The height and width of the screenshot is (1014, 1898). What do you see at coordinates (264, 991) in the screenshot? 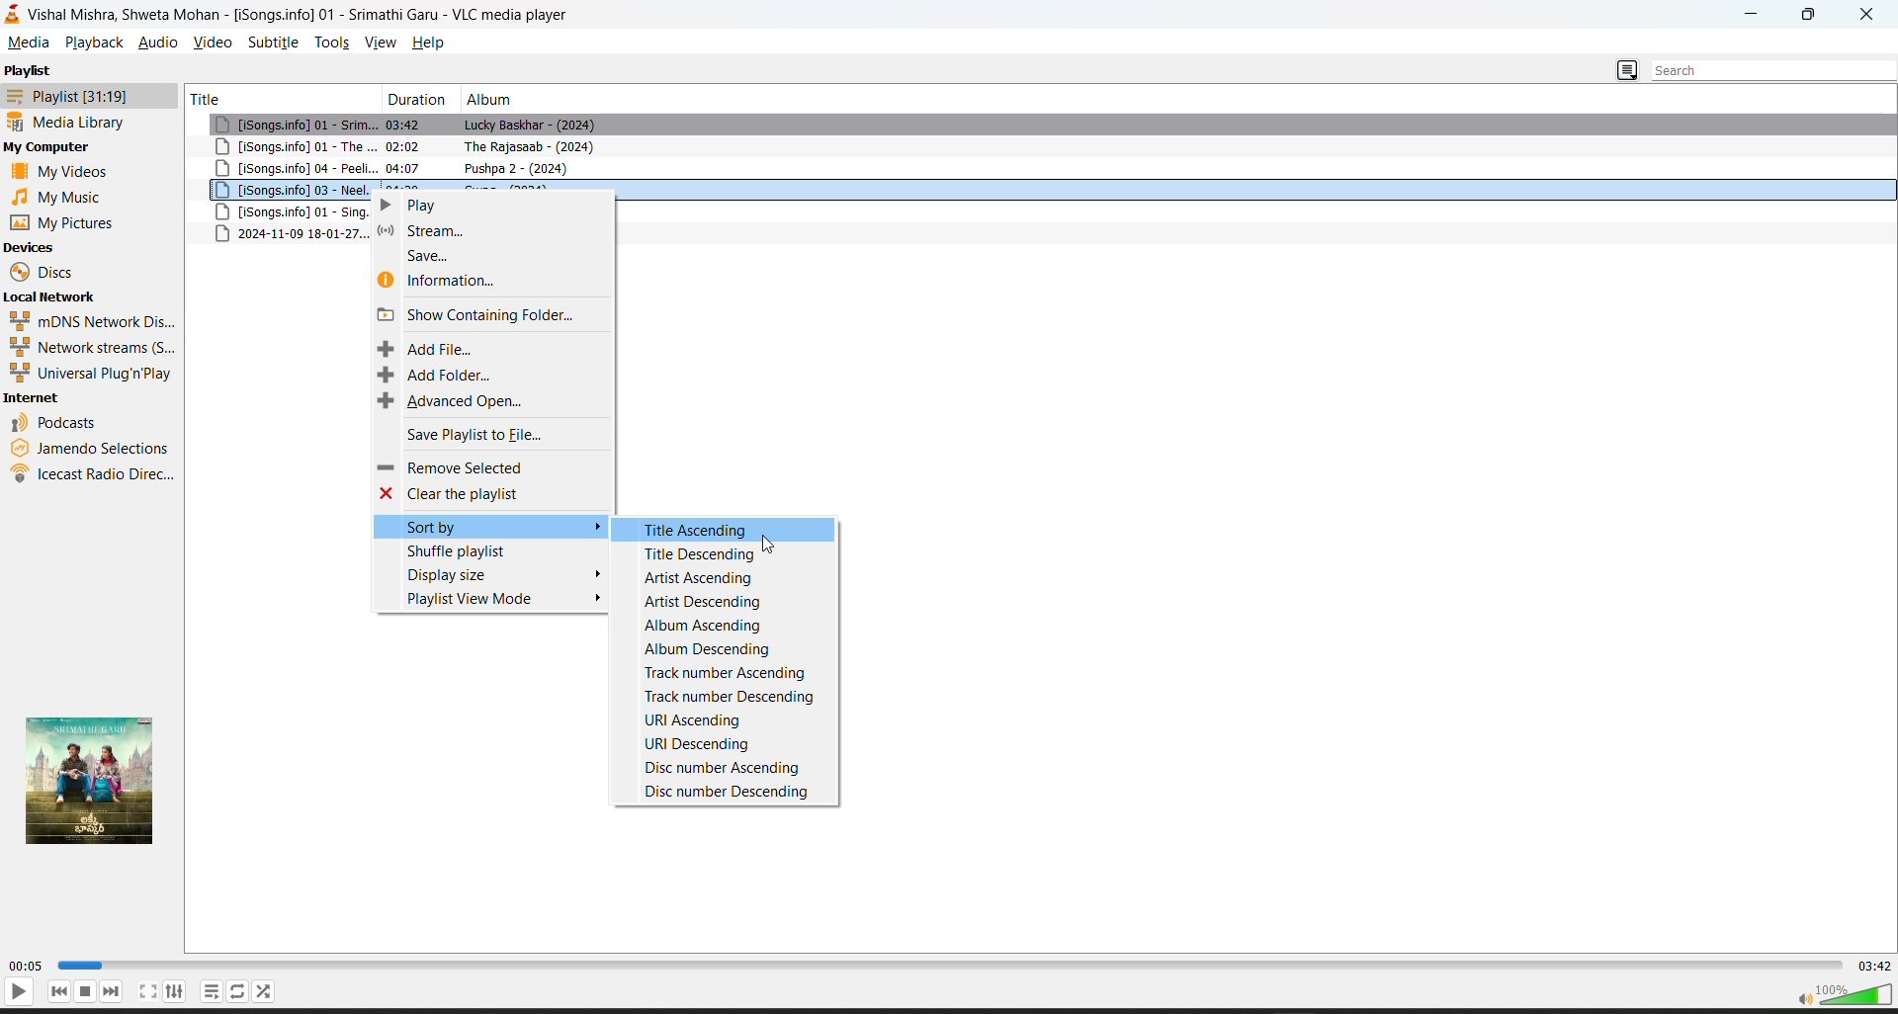
I see `random` at bounding box center [264, 991].